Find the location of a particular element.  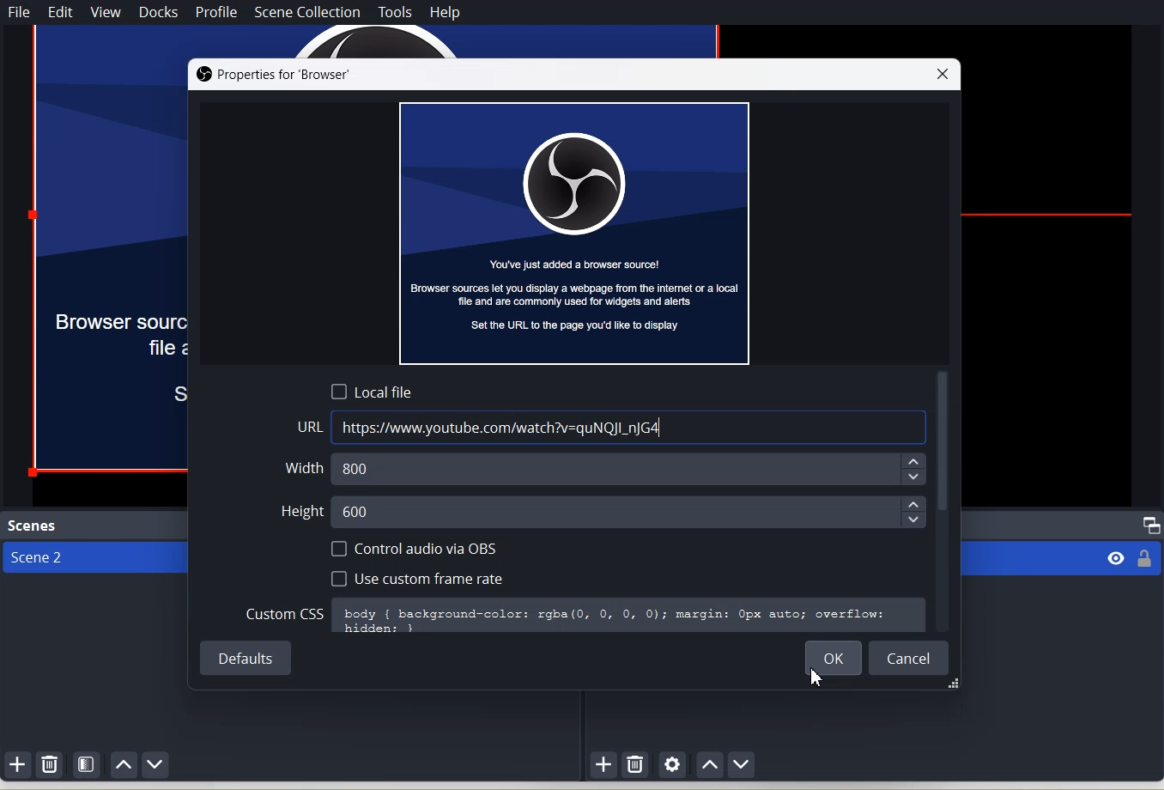

Cancel is located at coordinates (911, 657).